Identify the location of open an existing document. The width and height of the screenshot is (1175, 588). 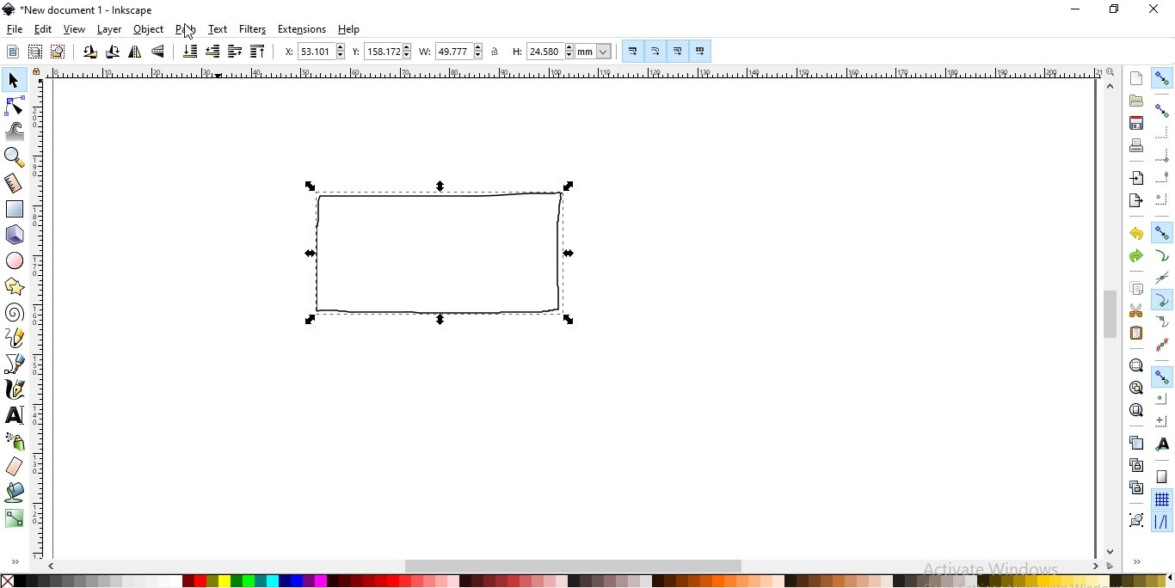
(1136, 101).